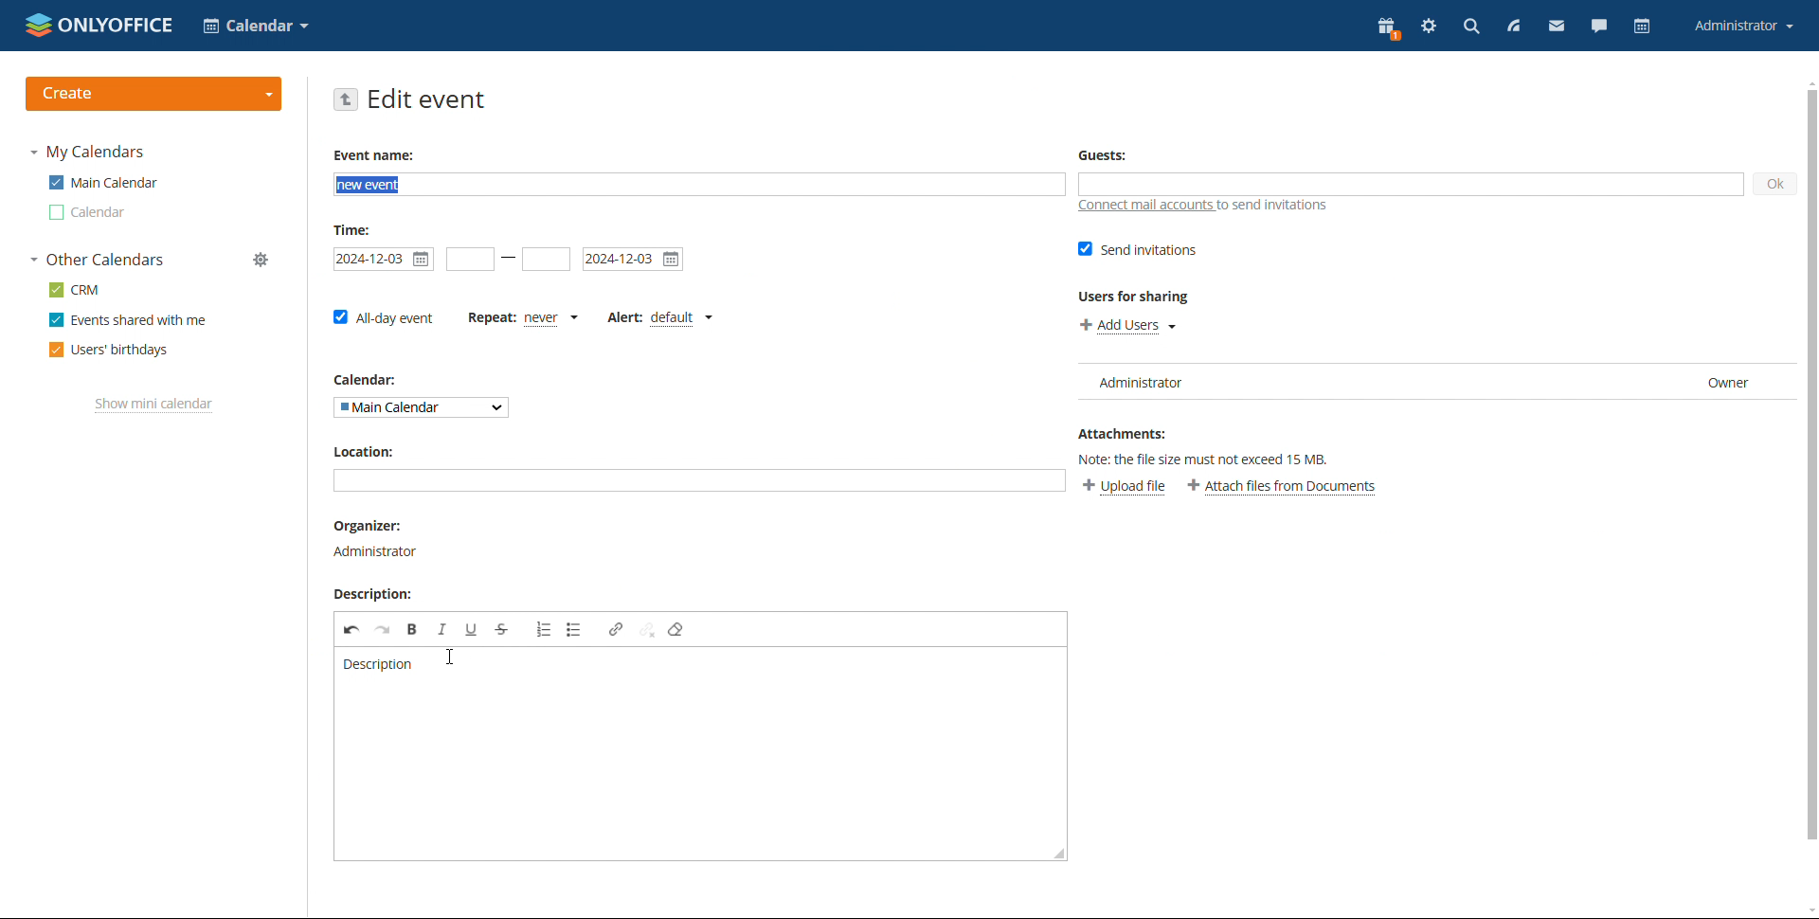 This screenshot has width=1819, height=919. I want to click on set repetition, so click(487, 318).